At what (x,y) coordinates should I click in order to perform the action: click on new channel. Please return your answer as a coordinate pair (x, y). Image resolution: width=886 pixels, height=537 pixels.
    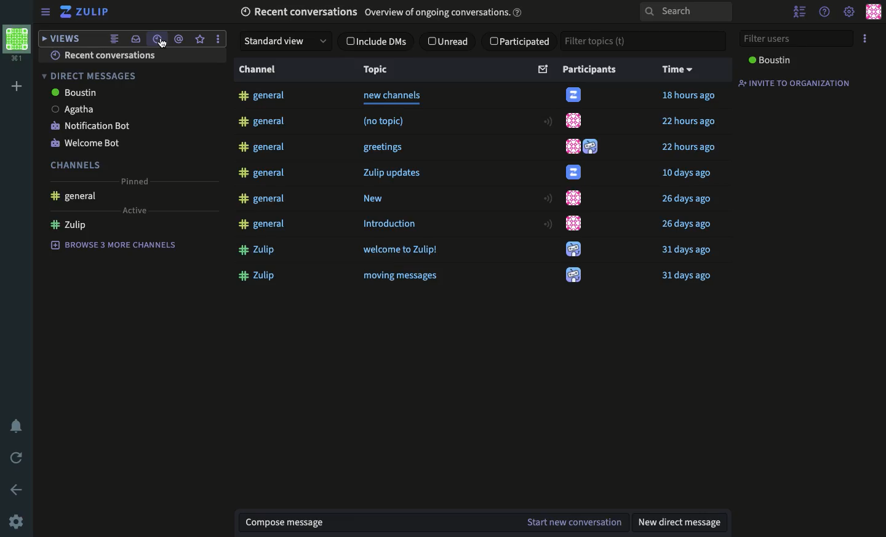
    Looking at the image, I should click on (393, 96).